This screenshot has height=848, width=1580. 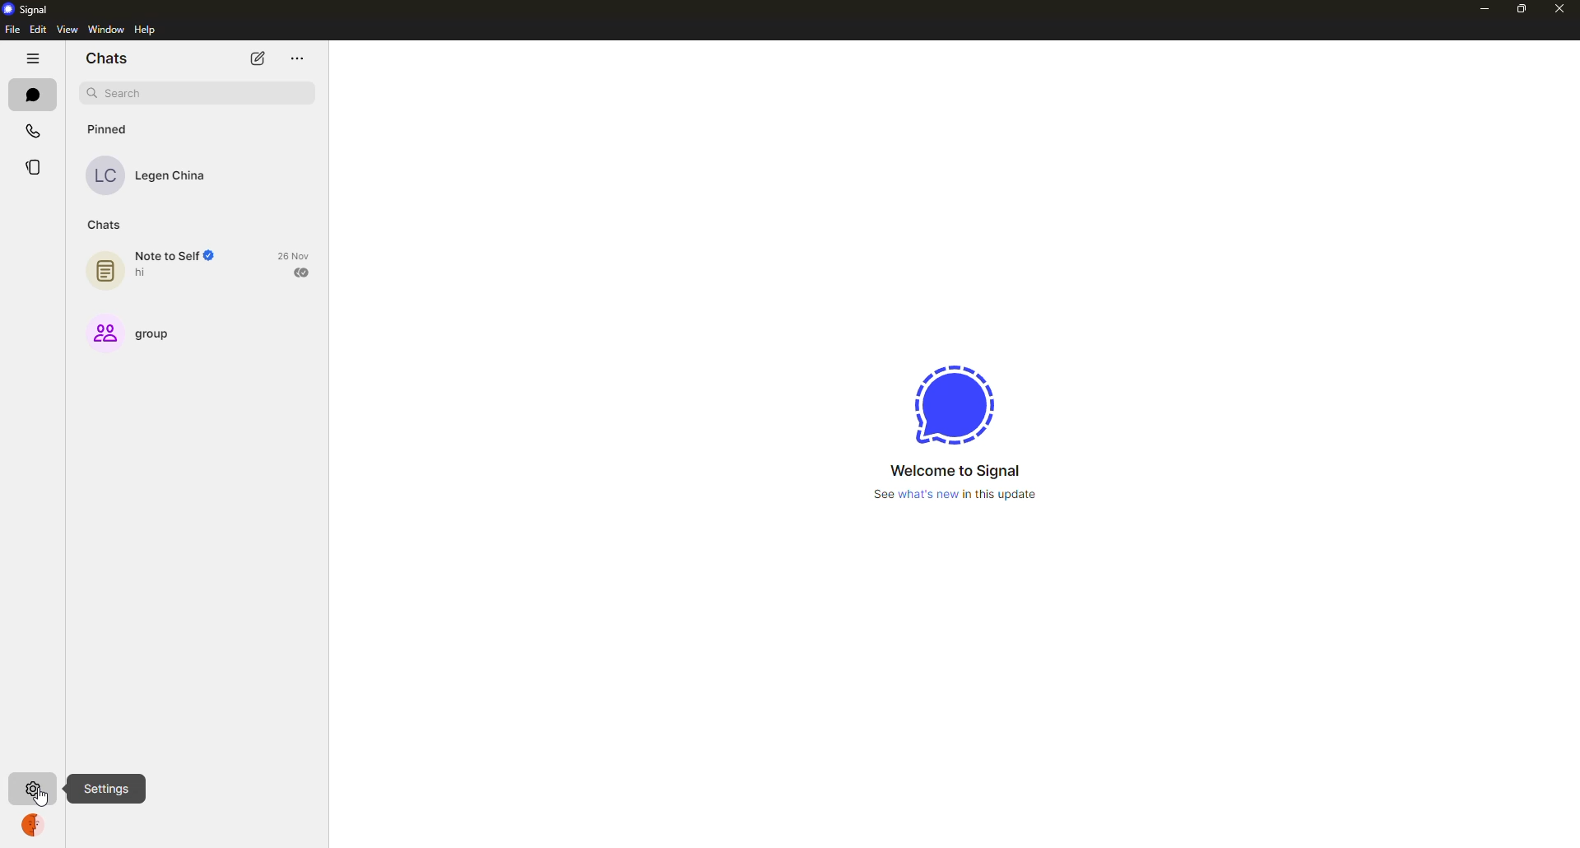 What do you see at coordinates (12, 30) in the screenshot?
I see `file` at bounding box center [12, 30].